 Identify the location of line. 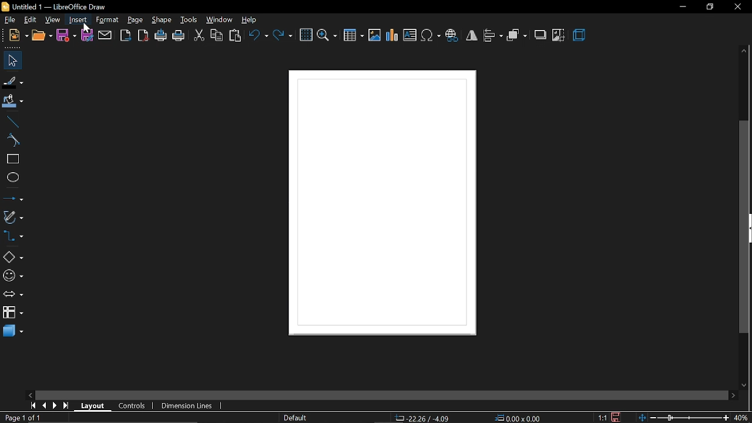
(11, 121).